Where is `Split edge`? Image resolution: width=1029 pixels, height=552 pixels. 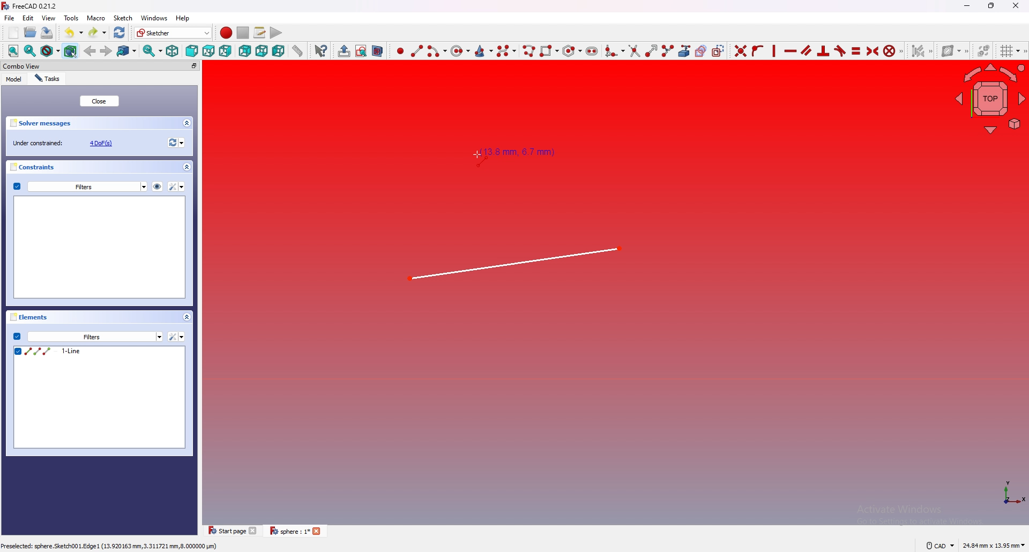
Split edge is located at coordinates (667, 50).